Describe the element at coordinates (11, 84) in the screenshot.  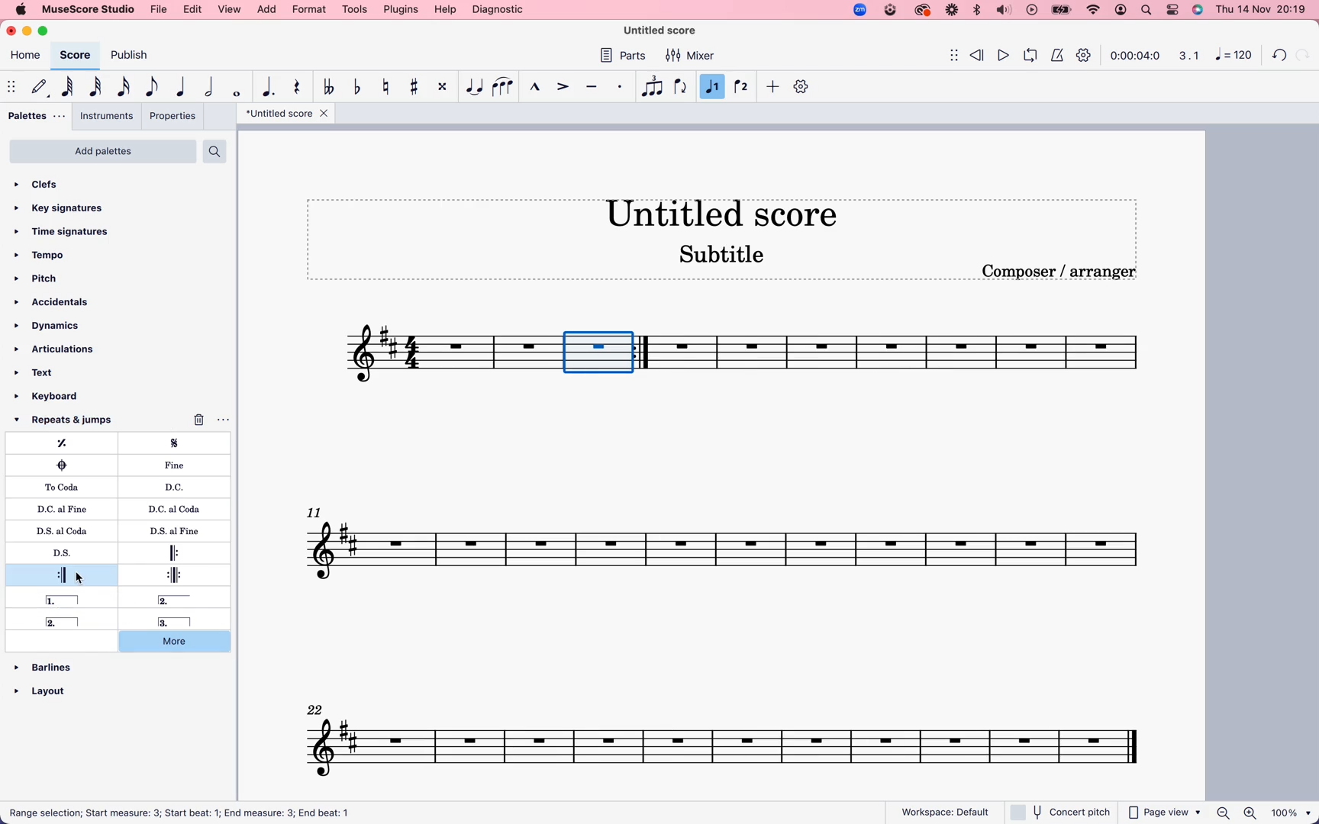
I see `move` at that location.